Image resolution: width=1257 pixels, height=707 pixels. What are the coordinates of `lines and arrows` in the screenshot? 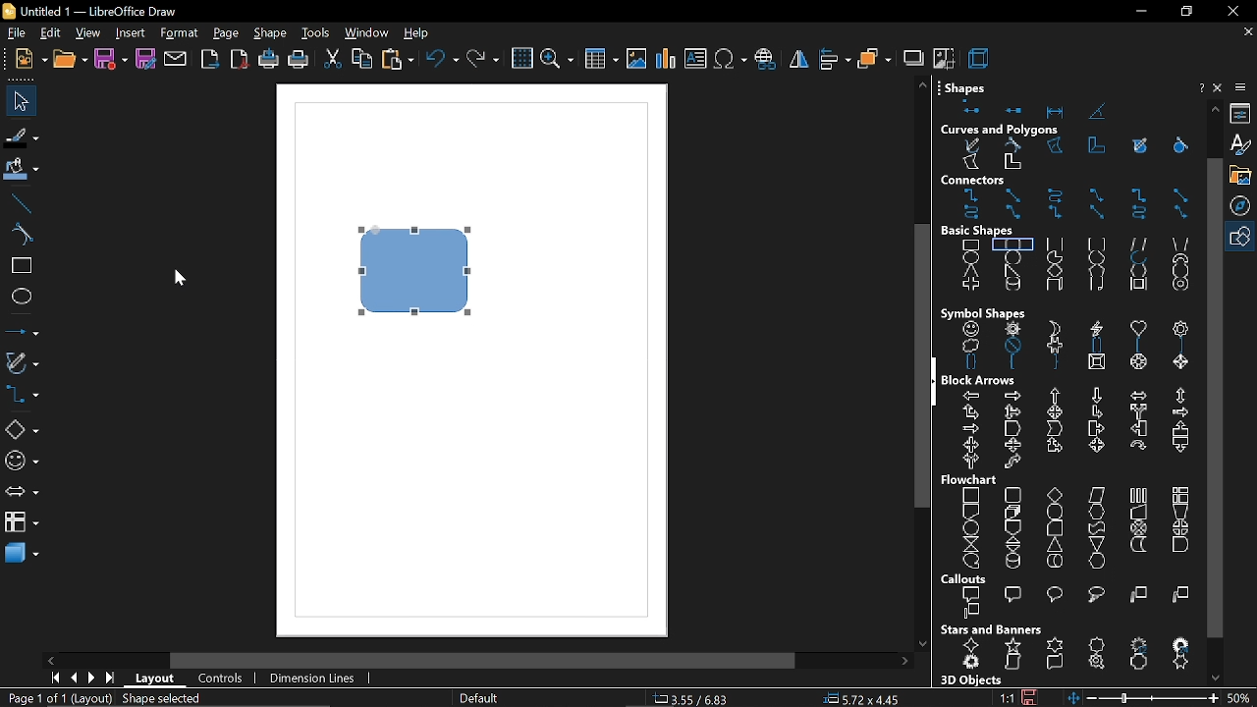 It's located at (23, 331).